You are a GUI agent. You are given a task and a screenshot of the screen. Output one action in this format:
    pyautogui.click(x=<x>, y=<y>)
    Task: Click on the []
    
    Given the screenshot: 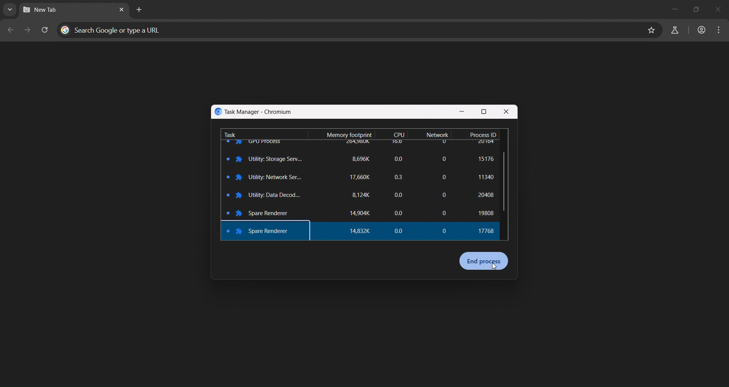 What is the action you would take?
    pyautogui.click(x=443, y=195)
    